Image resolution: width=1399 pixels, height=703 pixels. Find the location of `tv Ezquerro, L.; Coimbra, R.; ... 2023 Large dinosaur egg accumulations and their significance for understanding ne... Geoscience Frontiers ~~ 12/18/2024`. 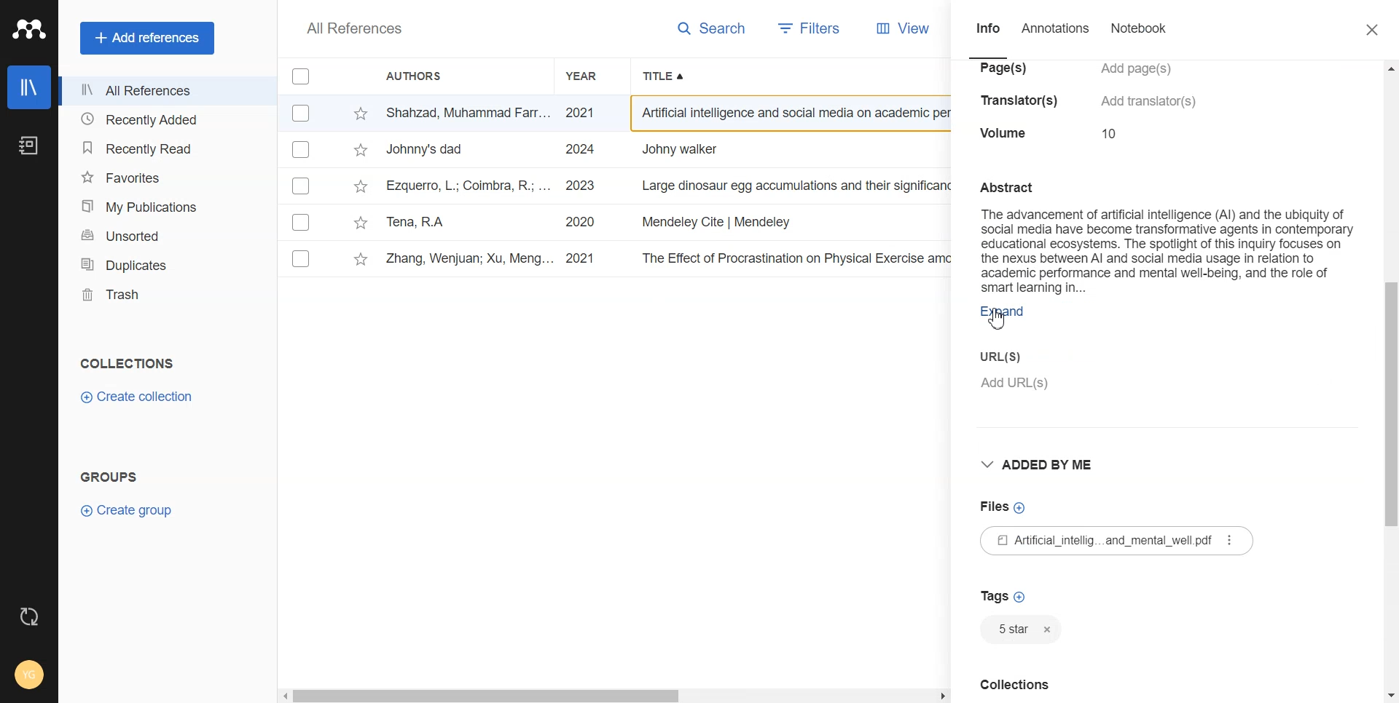

tv Ezquerro, L.; Coimbra, R.; ... 2023 Large dinosaur egg accumulations and their significance for understanding ne... Geoscience Frontiers ~~ 12/18/2024 is located at coordinates (671, 186).